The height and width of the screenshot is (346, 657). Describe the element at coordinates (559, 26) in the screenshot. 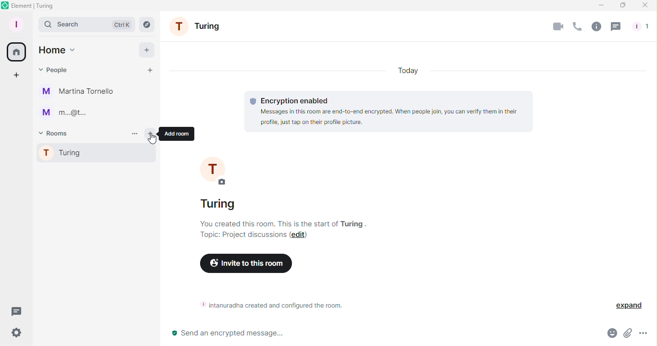

I see `Video call` at that location.